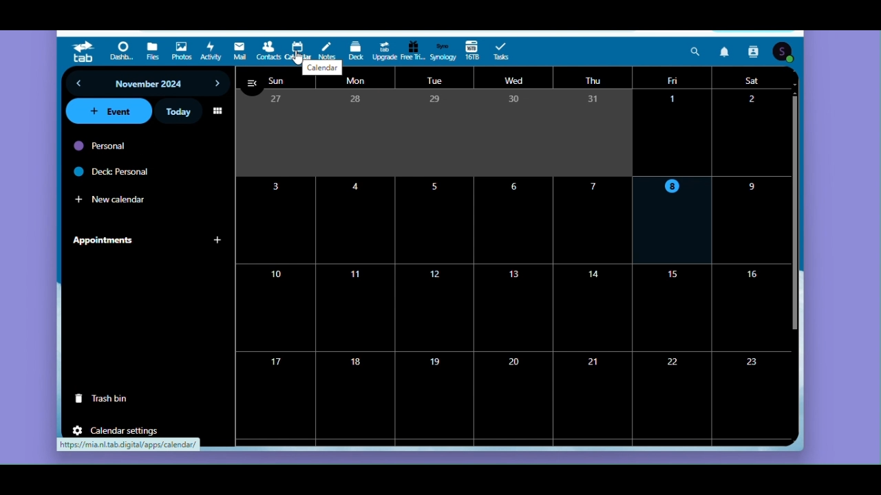  I want to click on Contacts, so click(268, 52).